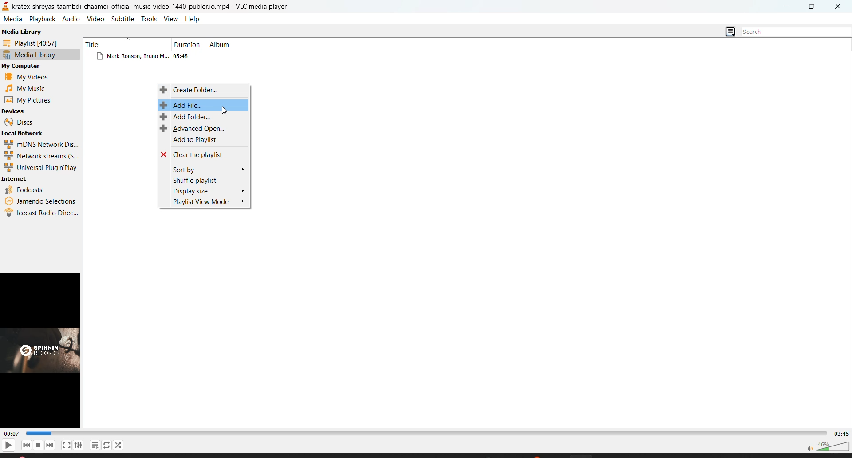 The width and height of the screenshot is (852, 458). I want to click on thumbnail/preview, so click(43, 351).